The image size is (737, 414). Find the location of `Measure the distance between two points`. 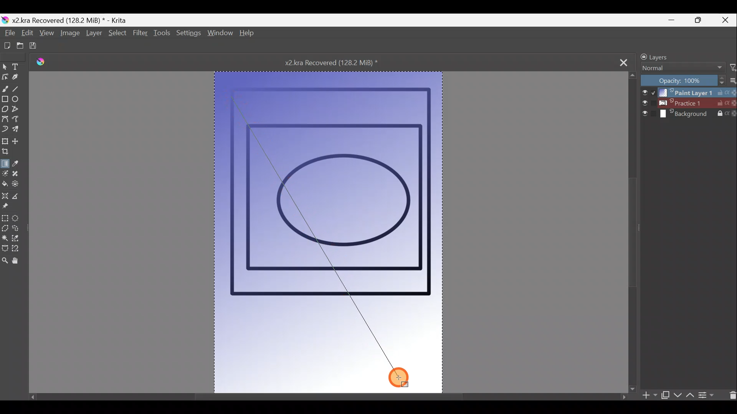

Measure the distance between two points is located at coordinates (19, 199).